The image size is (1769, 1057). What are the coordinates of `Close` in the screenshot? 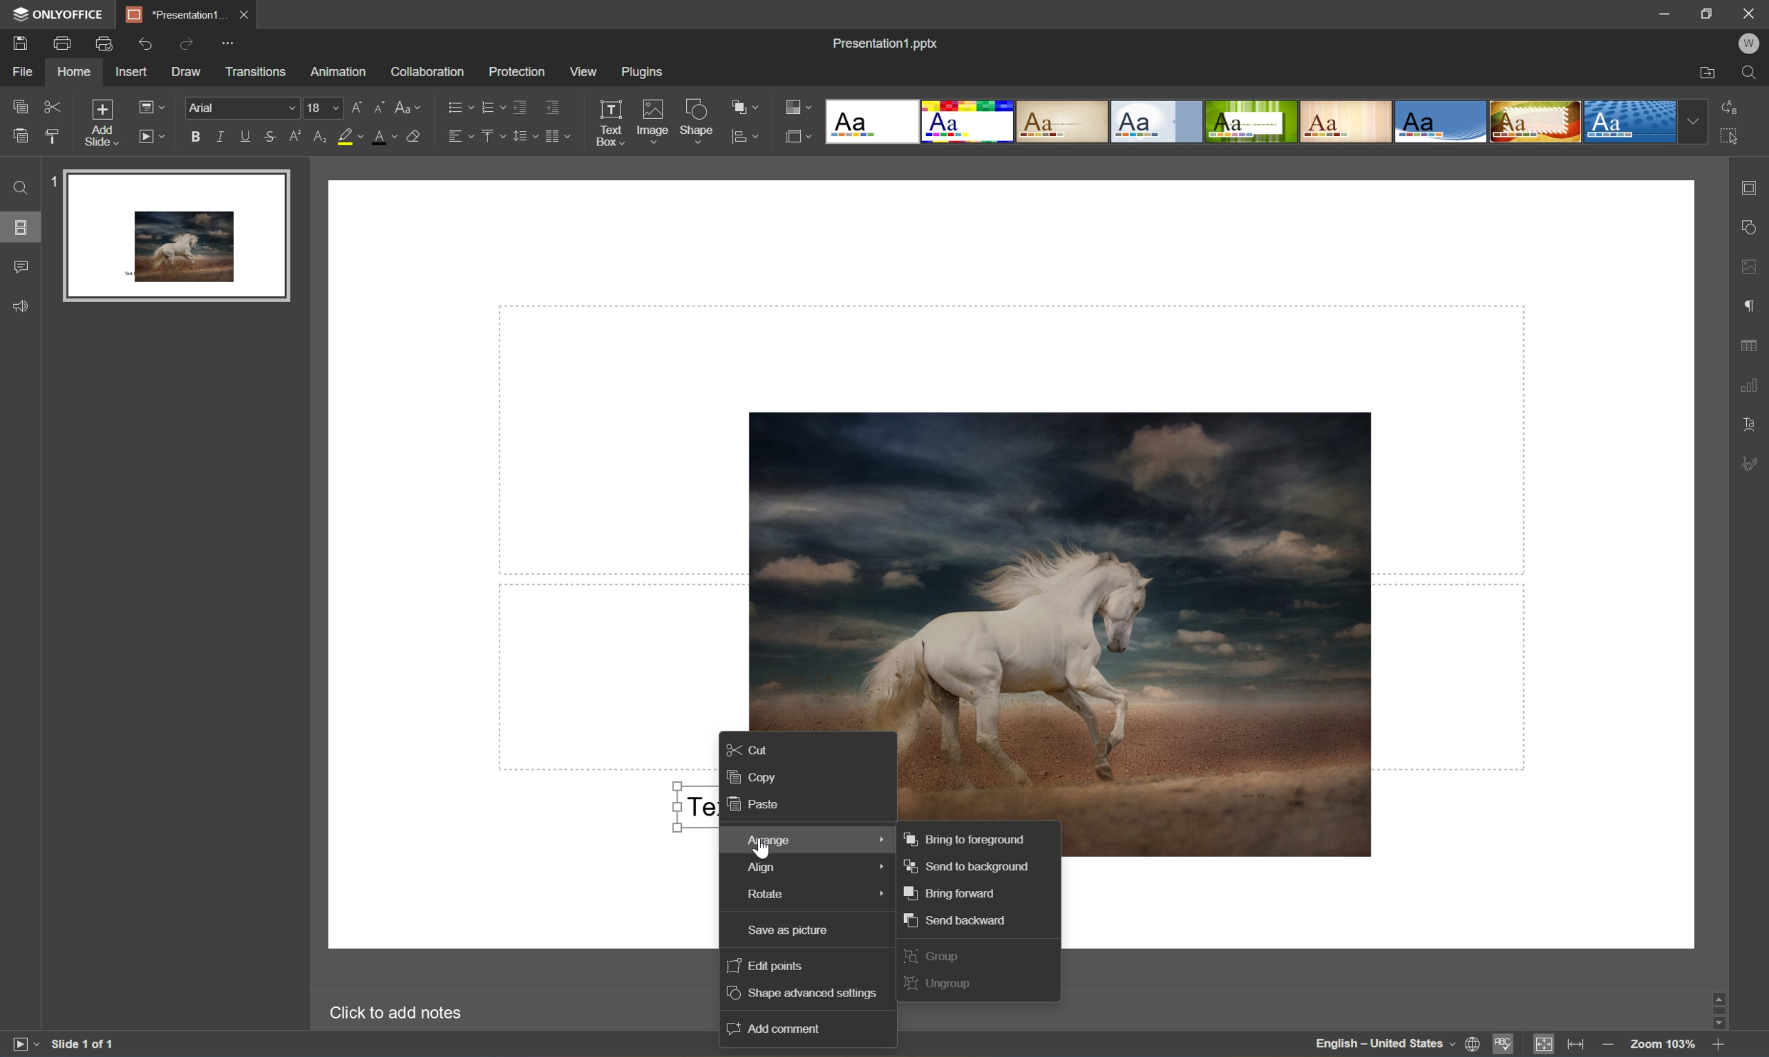 It's located at (1748, 15).